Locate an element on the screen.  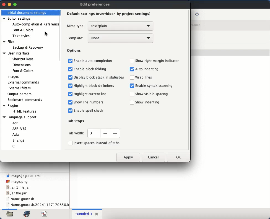
Highlight current line is located at coordinates (91, 95).